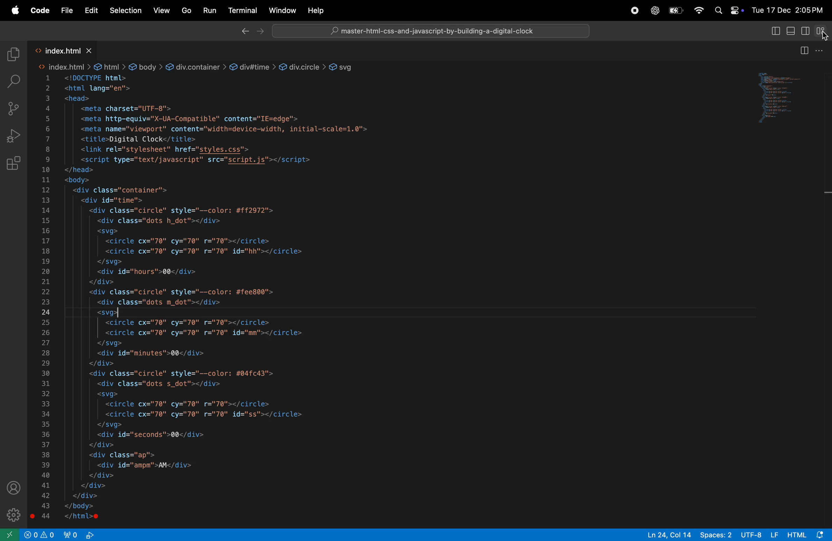 This screenshot has width=832, height=541. What do you see at coordinates (15, 488) in the screenshot?
I see `profile` at bounding box center [15, 488].